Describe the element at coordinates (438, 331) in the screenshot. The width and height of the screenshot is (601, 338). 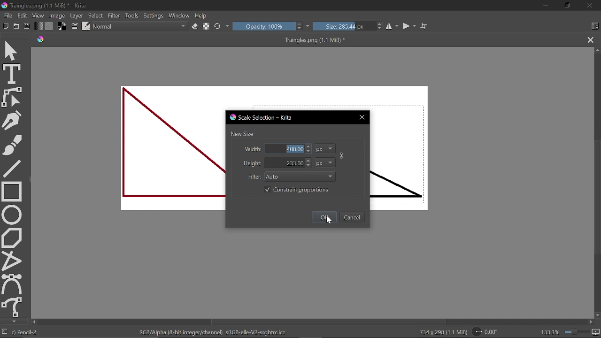
I see `734 x 298 (1.1 MiB)` at that location.